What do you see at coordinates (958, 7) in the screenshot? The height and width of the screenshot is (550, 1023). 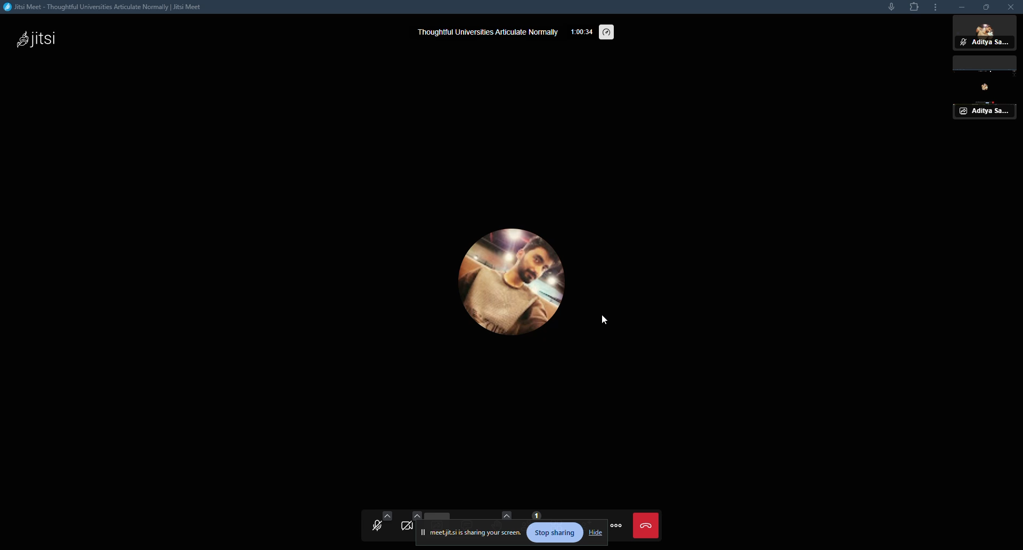 I see `minimize` at bounding box center [958, 7].